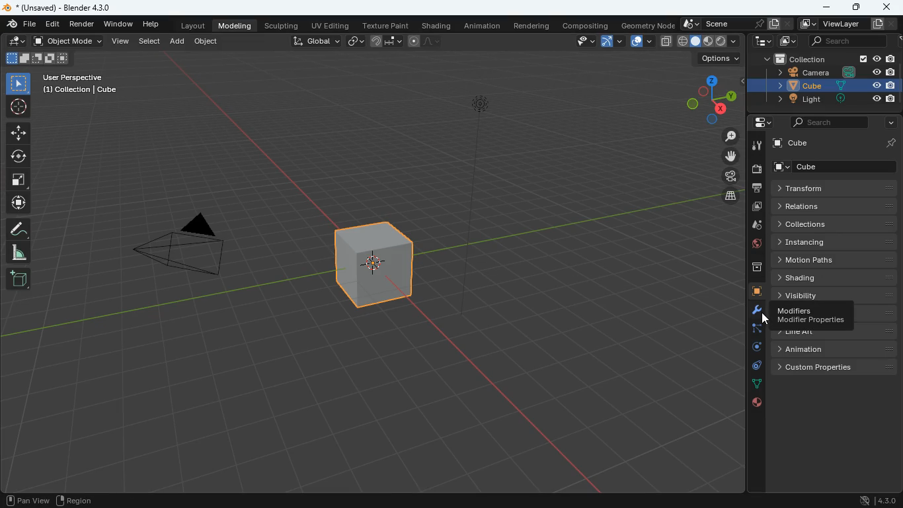 The width and height of the screenshot is (903, 508). Describe the element at coordinates (811, 317) in the screenshot. I see `modifiers` at that location.